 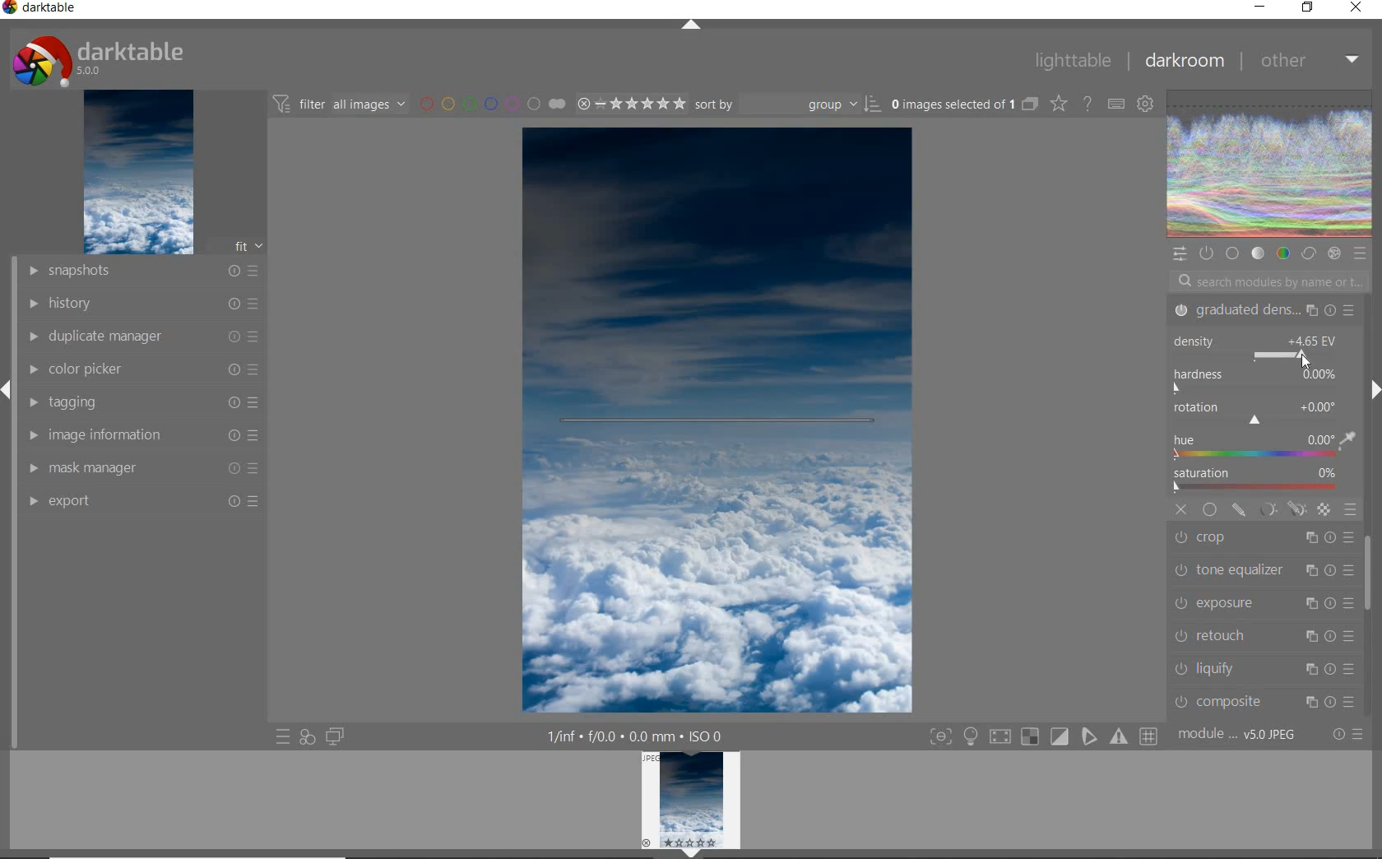 What do you see at coordinates (1238, 737) in the screenshot?
I see `module ... v5.0 JPEG` at bounding box center [1238, 737].